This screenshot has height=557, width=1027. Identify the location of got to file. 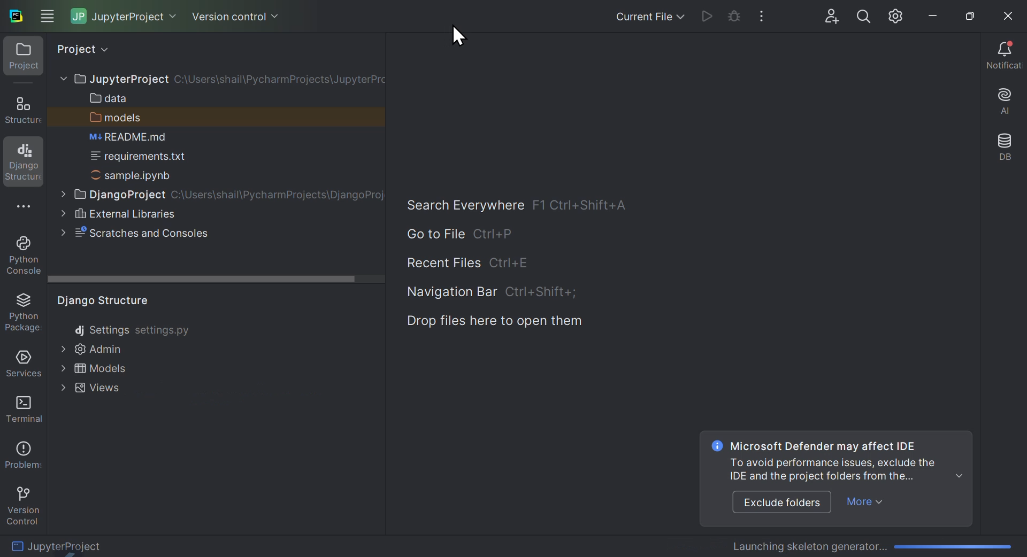
(429, 235).